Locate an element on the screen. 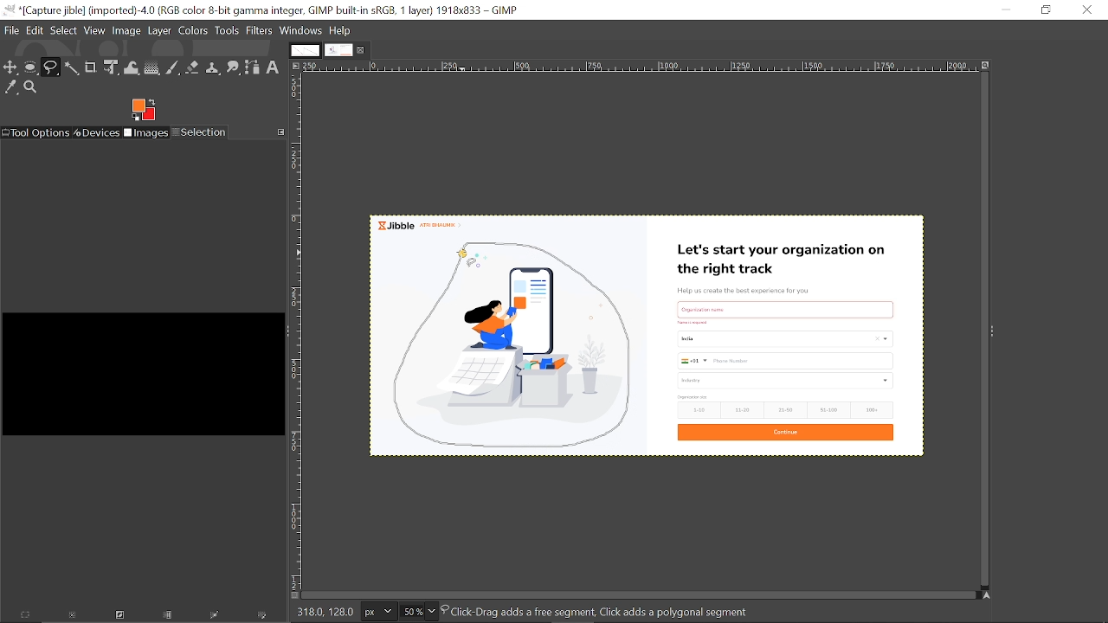  Crop tool is located at coordinates (90, 67).